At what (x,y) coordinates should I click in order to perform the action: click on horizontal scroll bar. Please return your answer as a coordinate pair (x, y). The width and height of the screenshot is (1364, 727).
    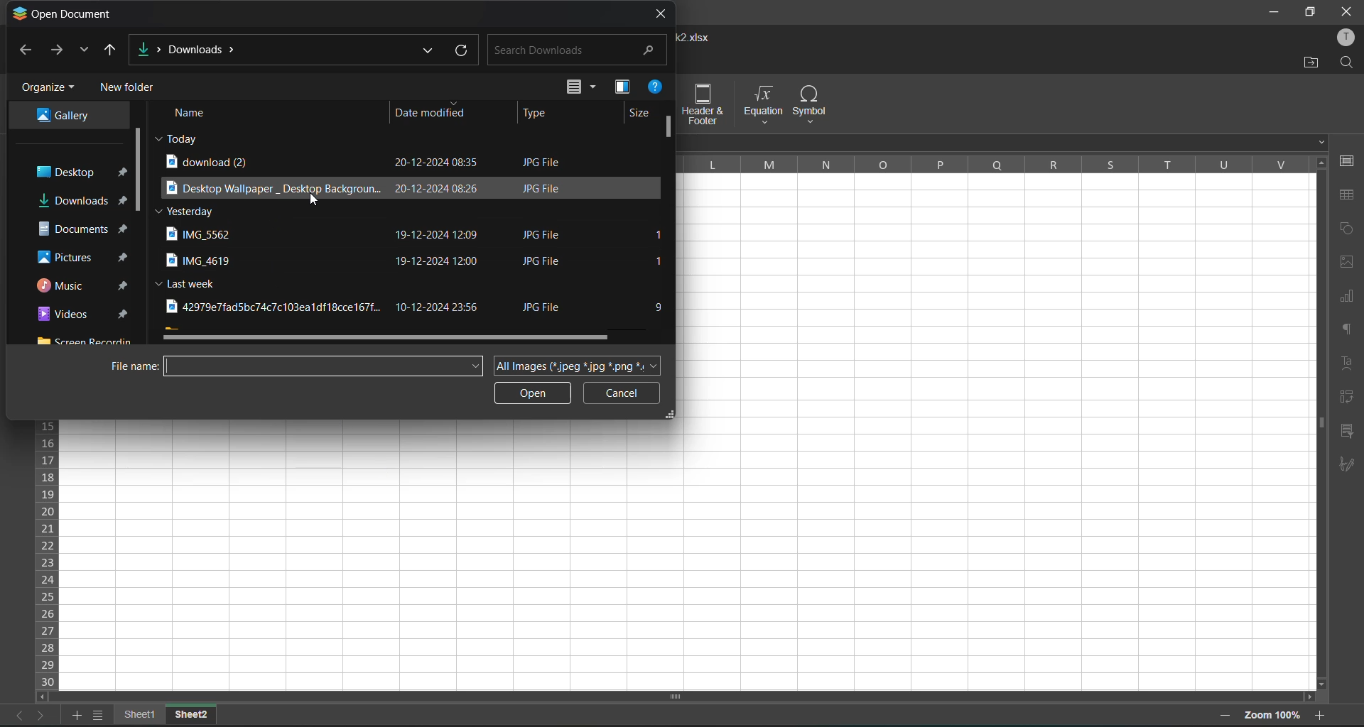
    Looking at the image, I should click on (394, 337).